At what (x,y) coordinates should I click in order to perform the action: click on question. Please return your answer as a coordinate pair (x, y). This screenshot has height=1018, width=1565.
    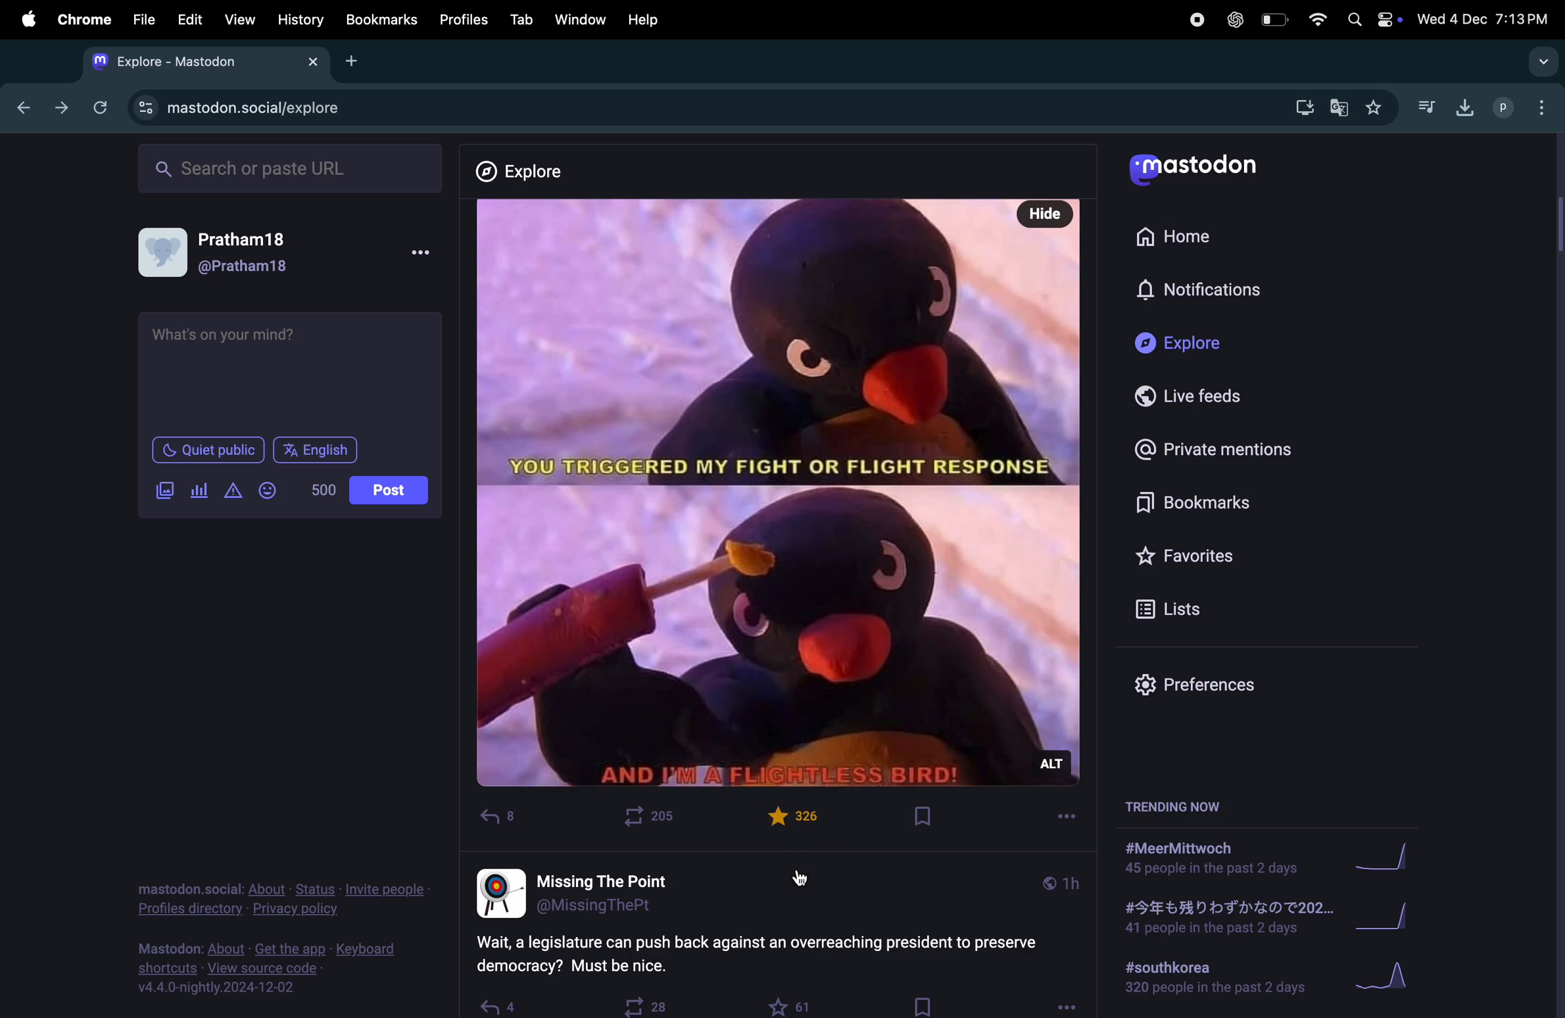
    Looking at the image, I should click on (774, 954).